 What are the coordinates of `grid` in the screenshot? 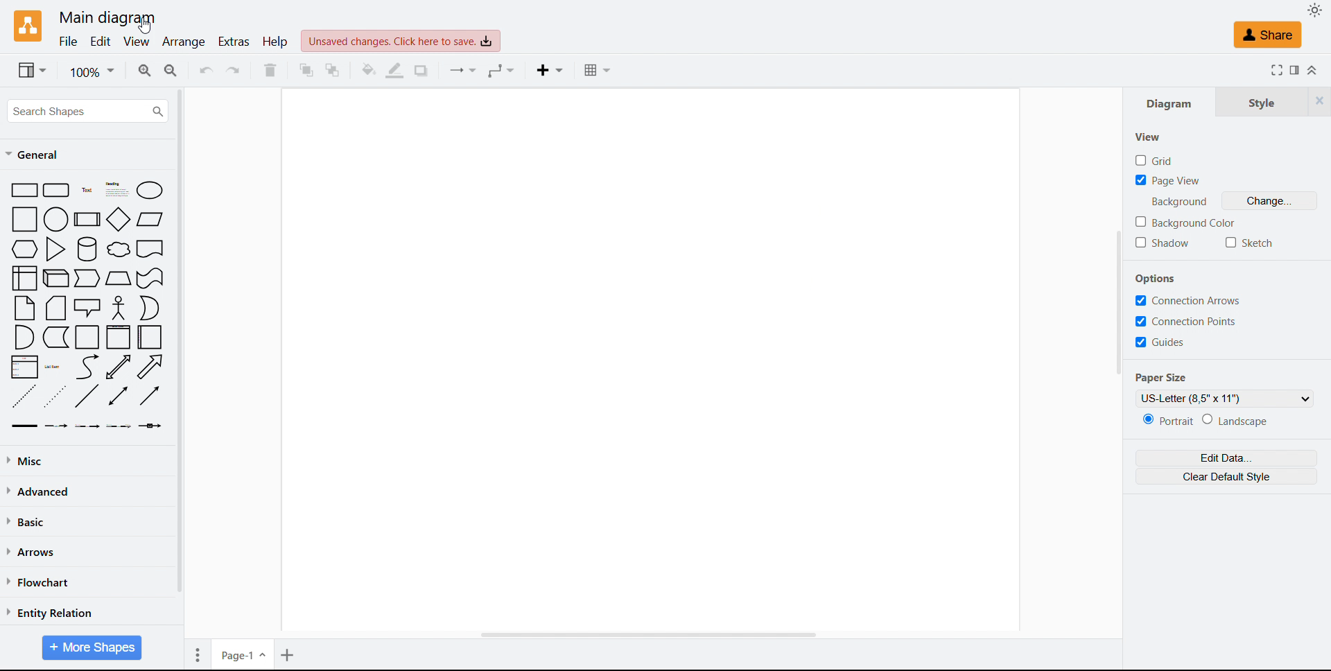 It's located at (1154, 160).